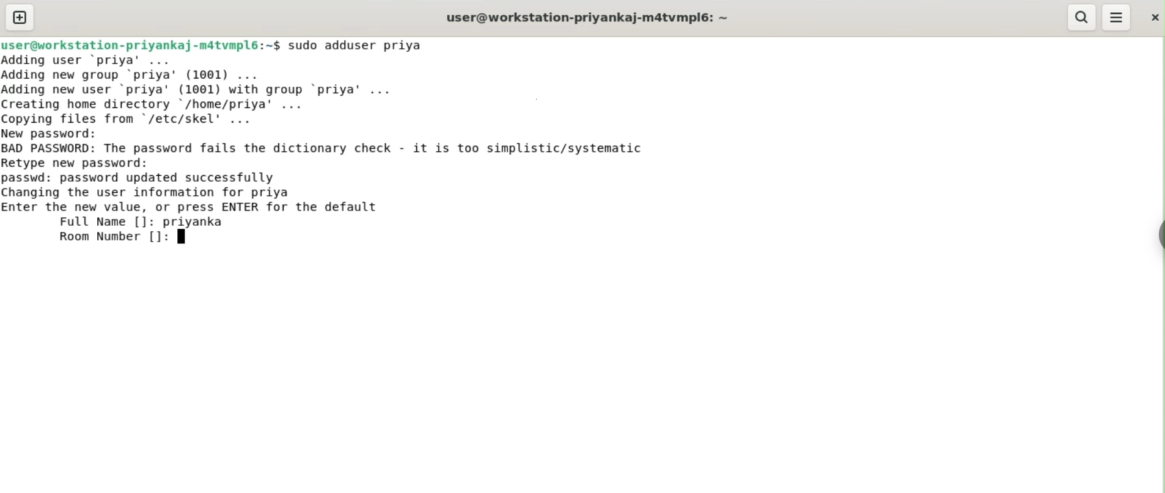 This screenshot has height=493, width=1165. What do you see at coordinates (20, 17) in the screenshot?
I see `new tab` at bounding box center [20, 17].